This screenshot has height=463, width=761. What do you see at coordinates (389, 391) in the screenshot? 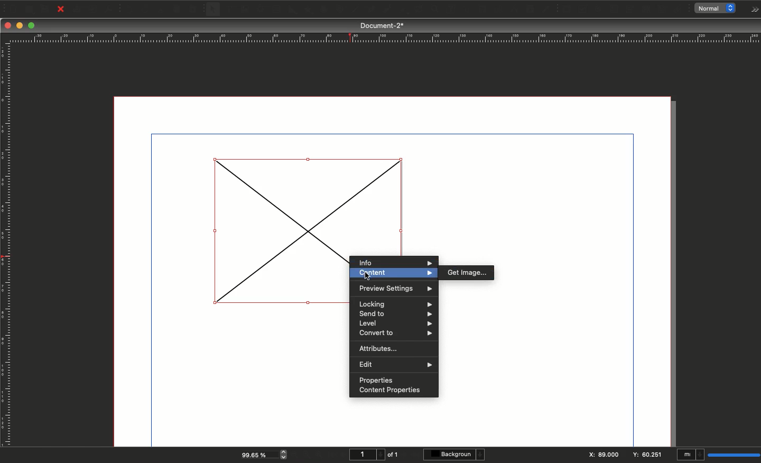
I see `Content properties` at bounding box center [389, 391].